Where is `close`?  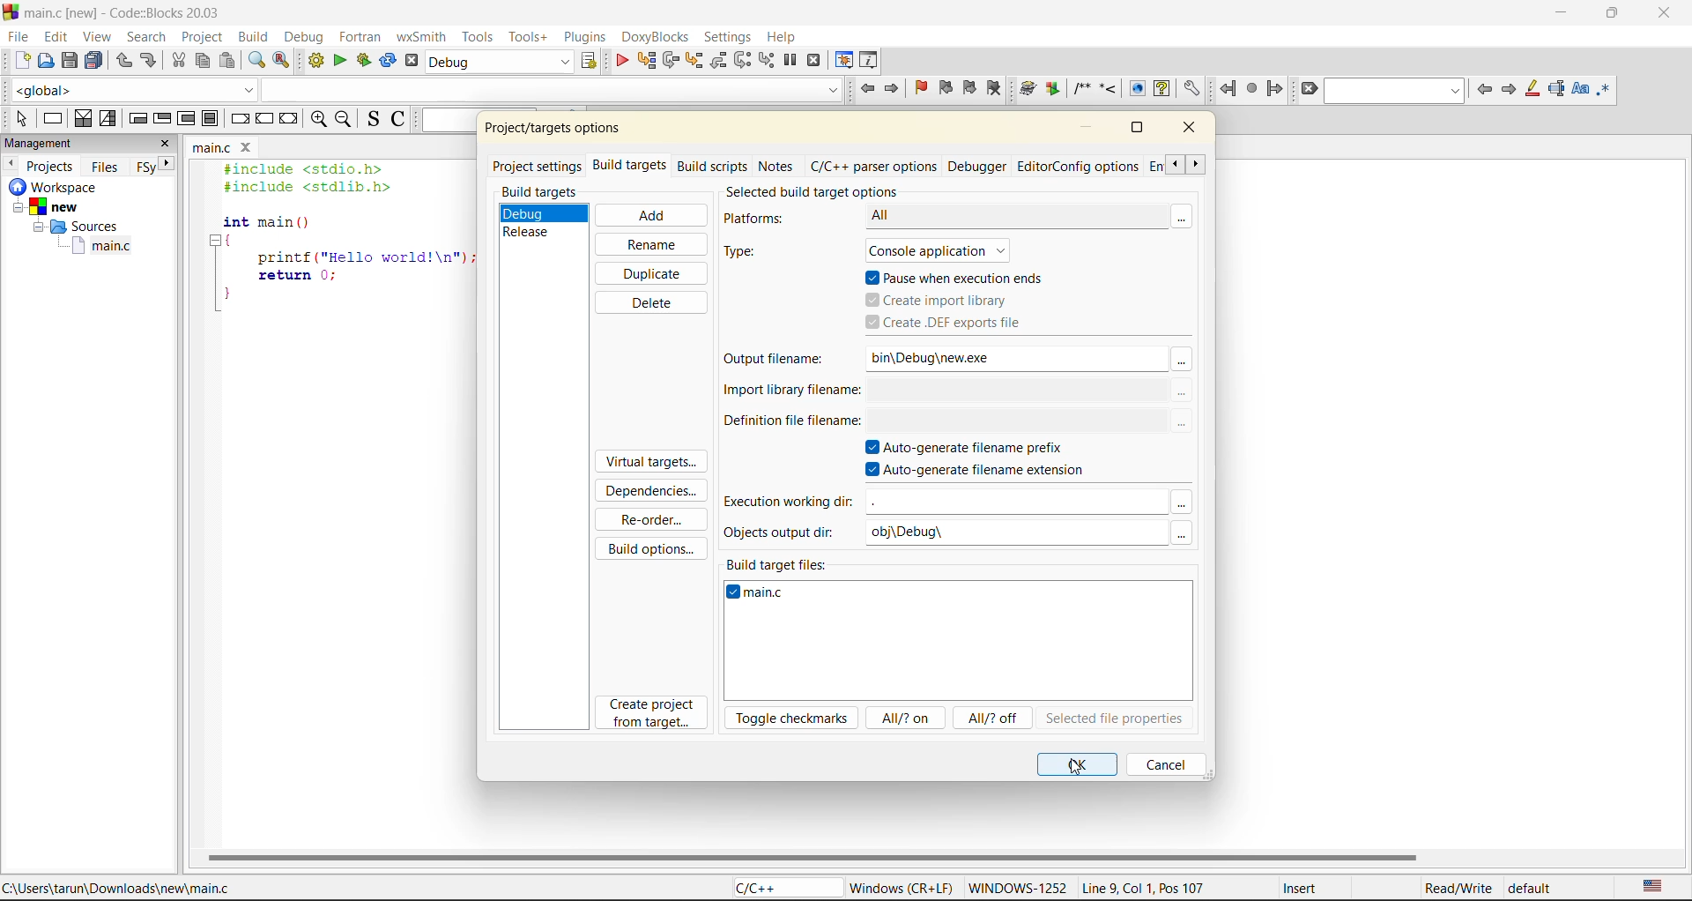 close is located at coordinates (1193, 130).